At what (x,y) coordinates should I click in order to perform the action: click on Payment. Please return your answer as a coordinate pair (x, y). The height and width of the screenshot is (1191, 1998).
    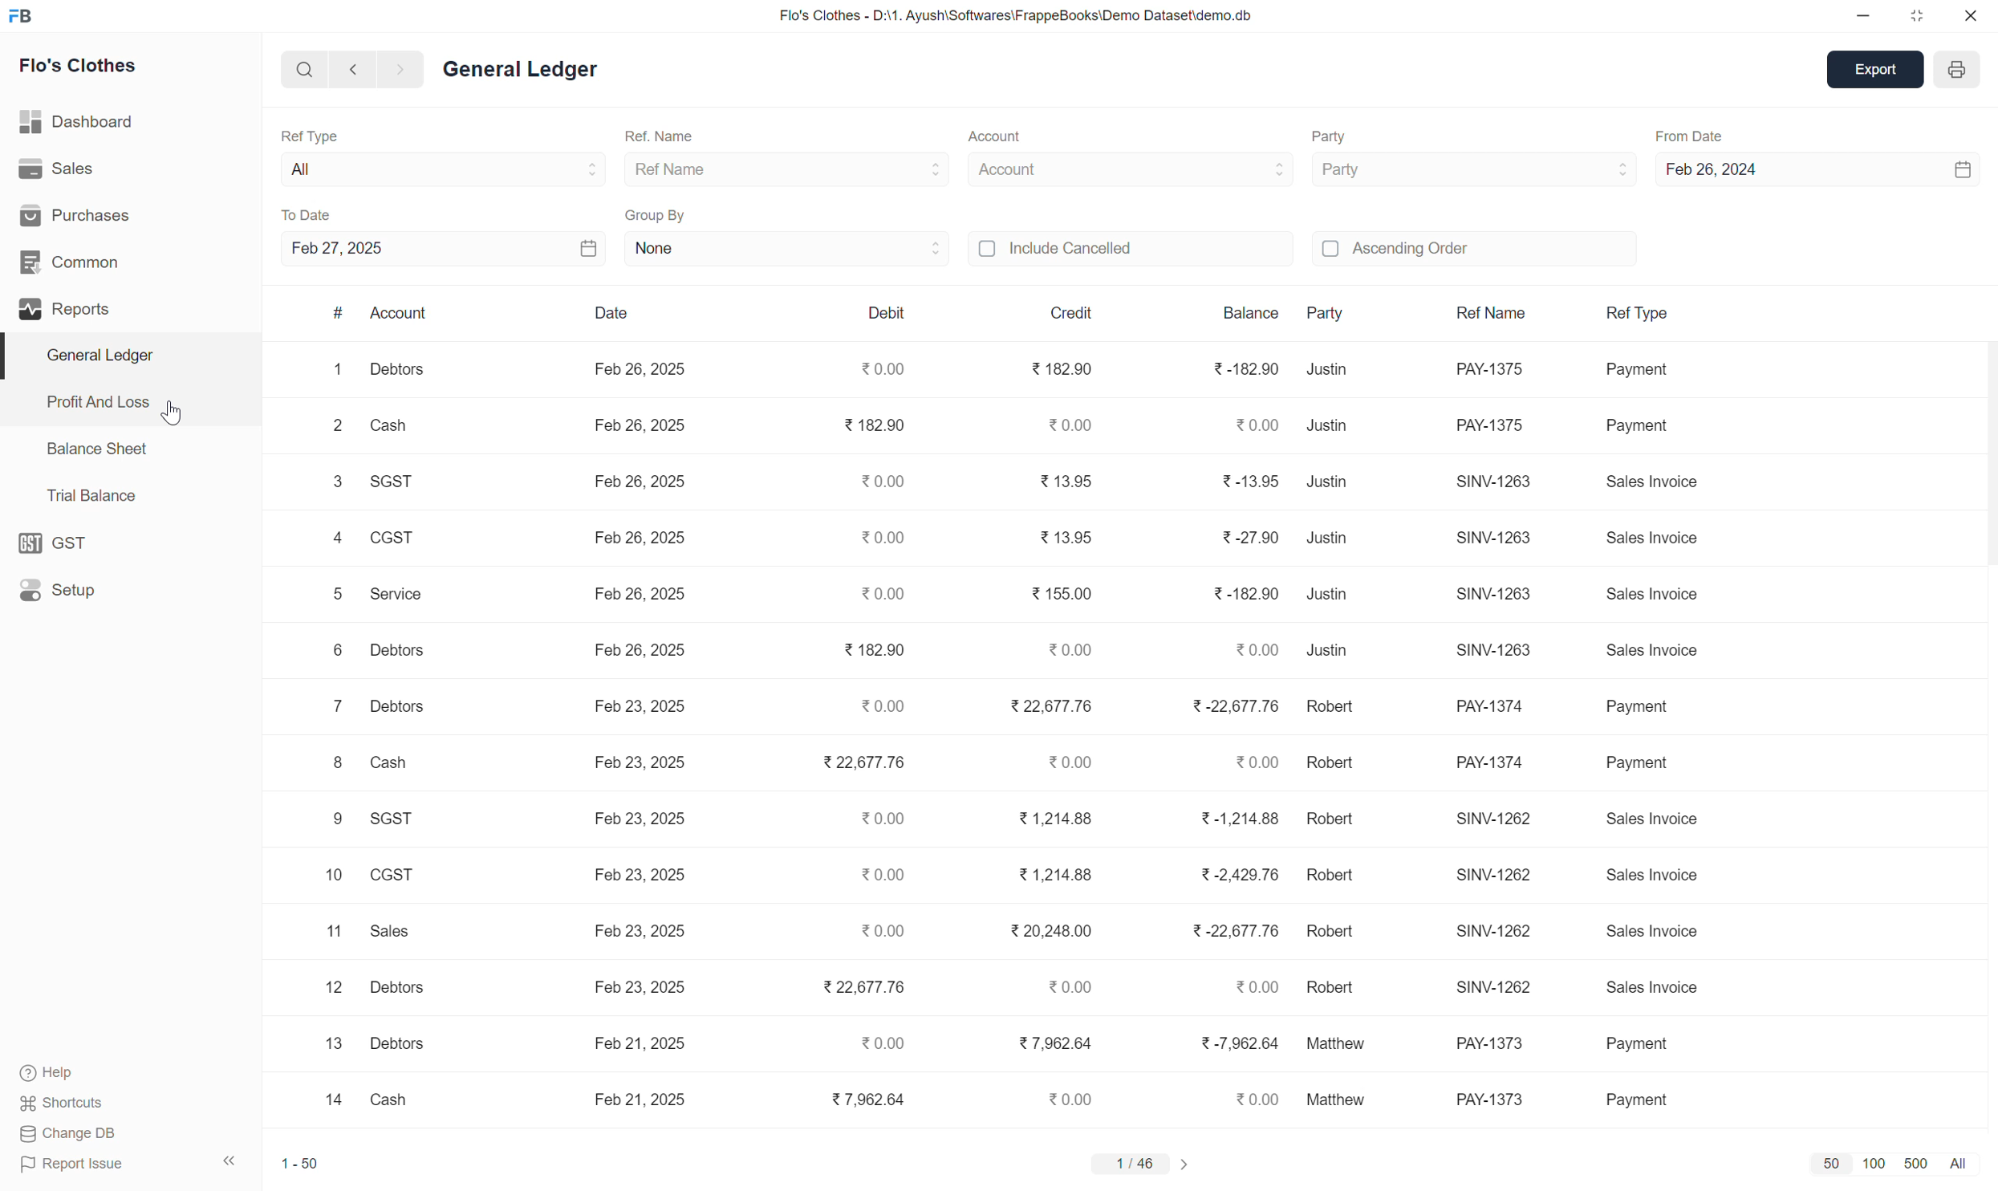
    Looking at the image, I should click on (1647, 1043).